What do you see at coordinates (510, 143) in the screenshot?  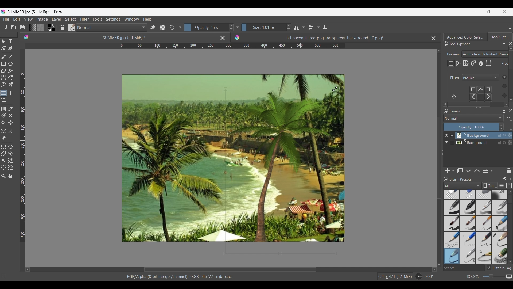 I see `Maximize` at bounding box center [510, 143].